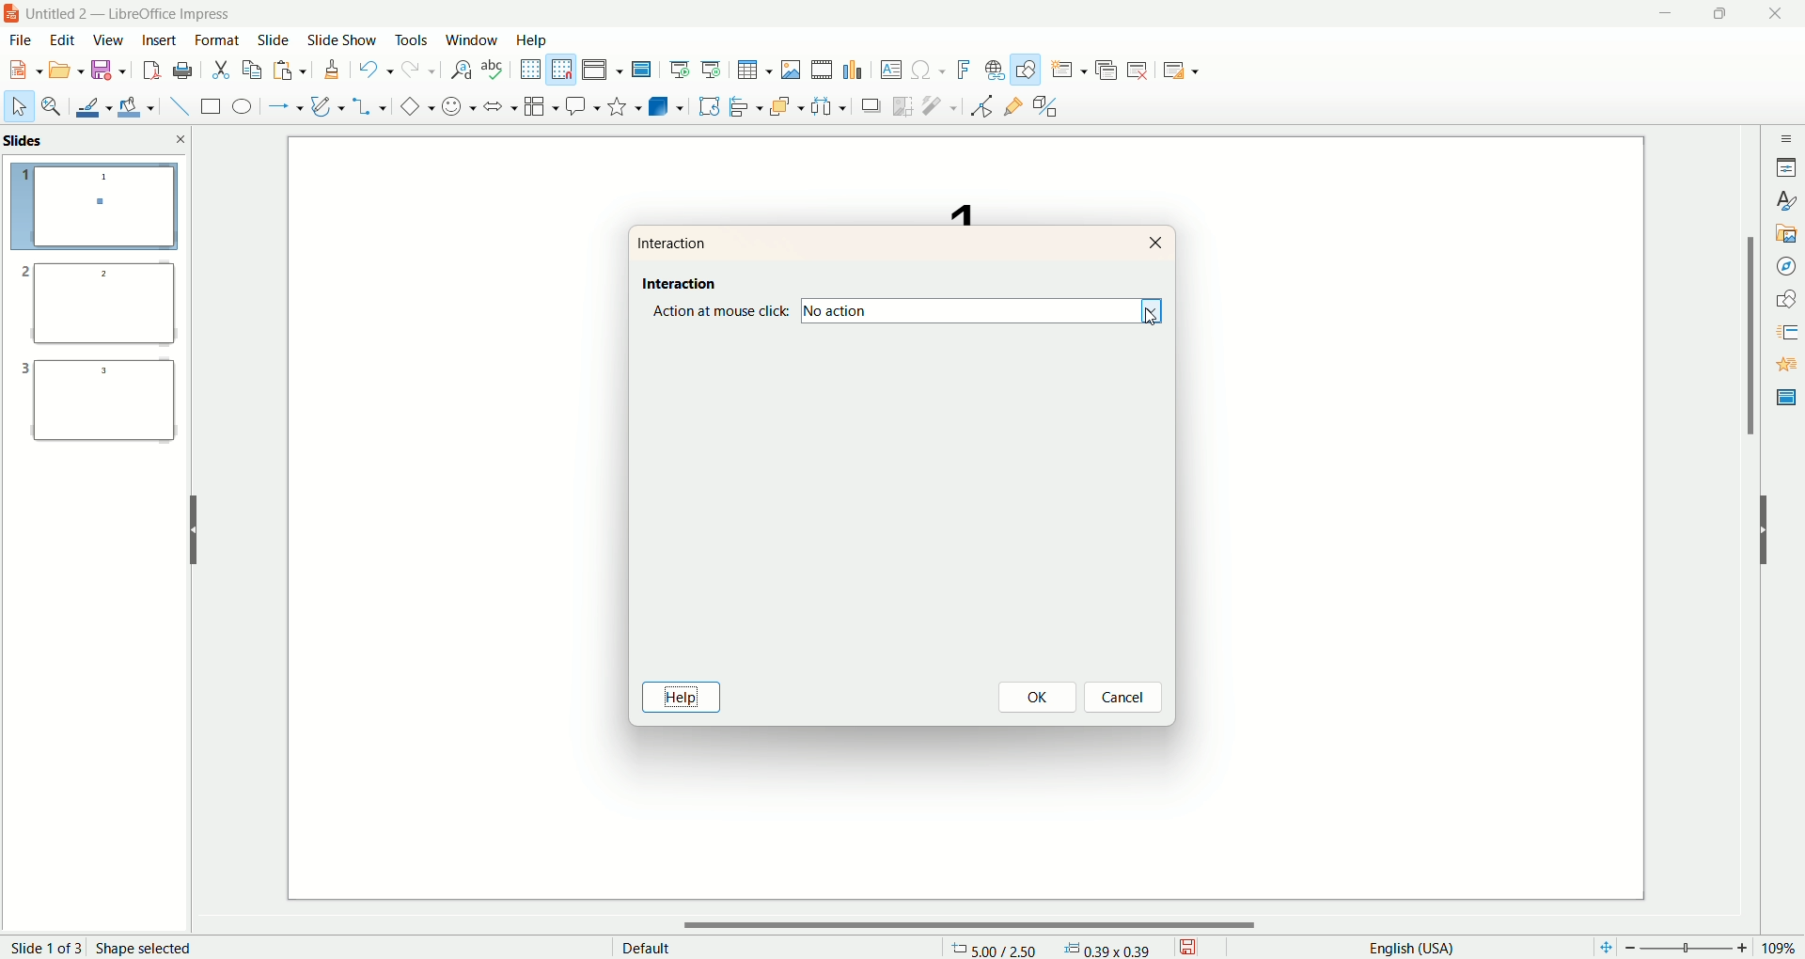 This screenshot has height=959, width=1805. I want to click on line color, so click(89, 106).